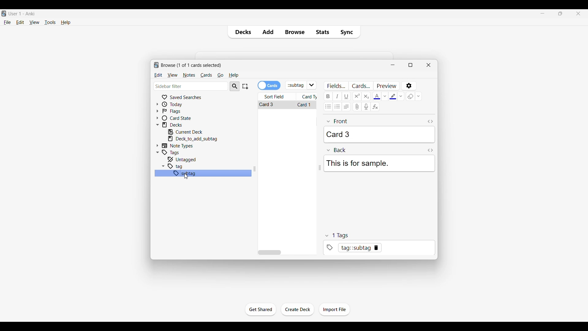  What do you see at coordinates (296, 86) in the screenshot?
I see `Click to type in search` at bounding box center [296, 86].